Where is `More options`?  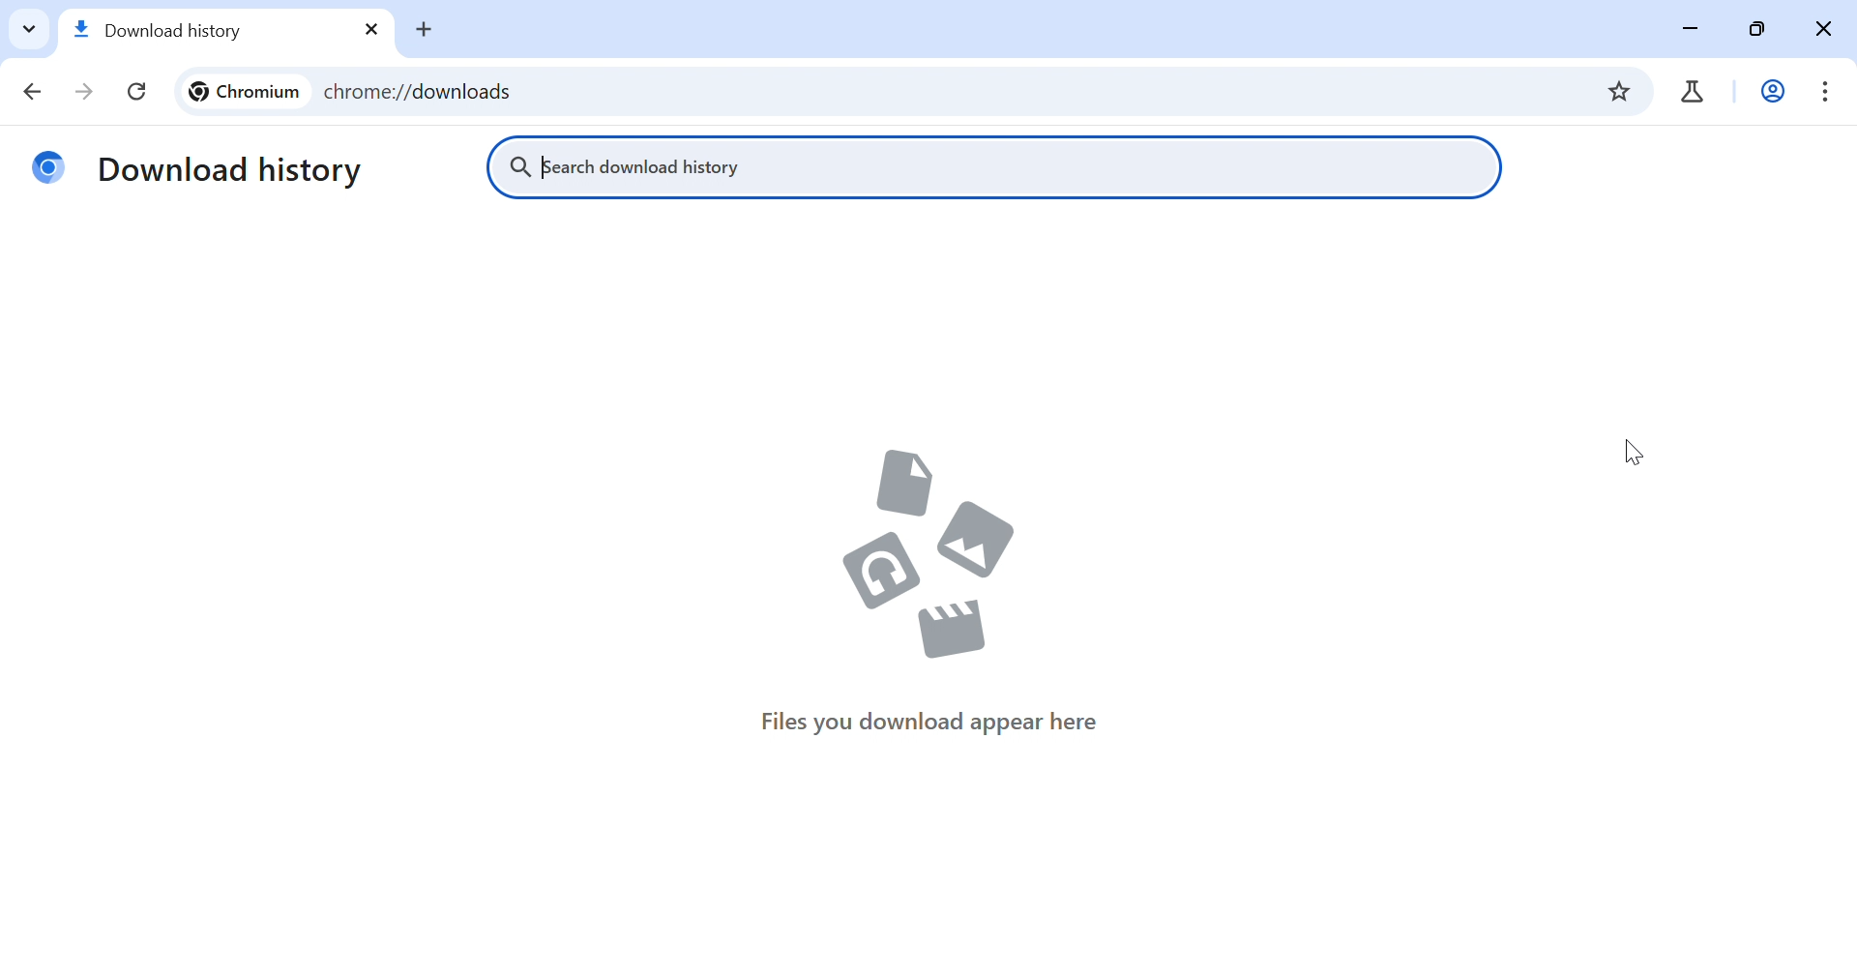 More options is located at coordinates (1826, 92).